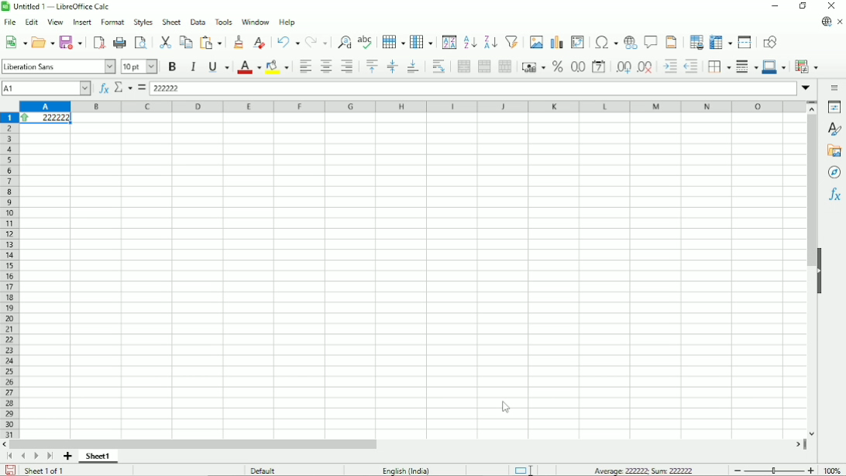  Describe the element at coordinates (31, 23) in the screenshot. I see `Edit` at that location.